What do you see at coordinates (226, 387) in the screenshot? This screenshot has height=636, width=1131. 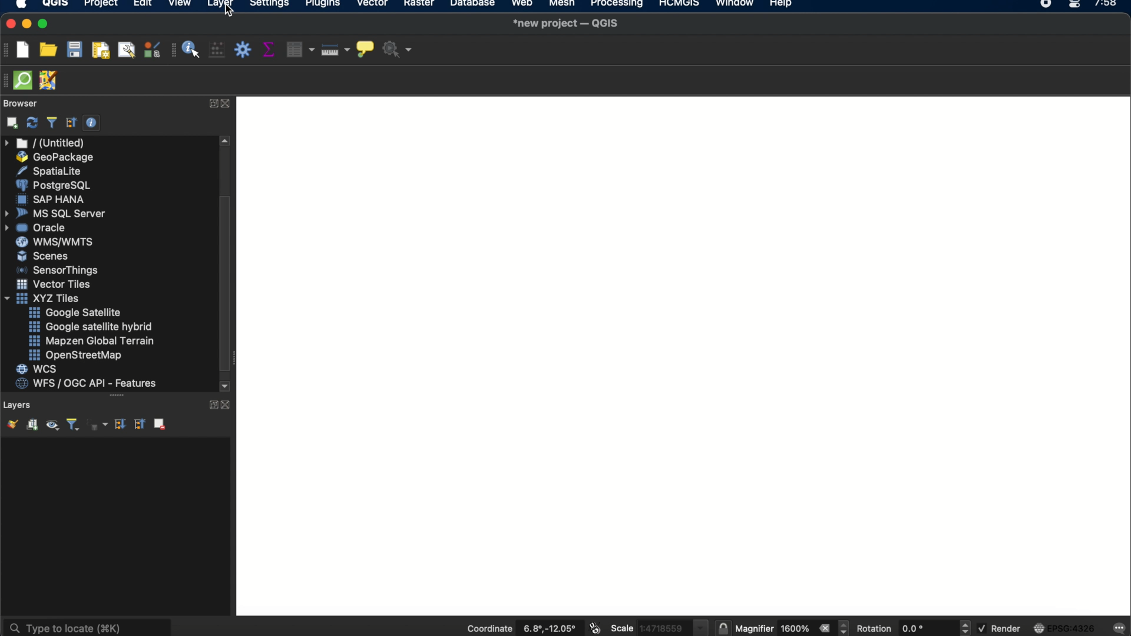 I see `scroll down arrow` at bounding box center [226, 387].